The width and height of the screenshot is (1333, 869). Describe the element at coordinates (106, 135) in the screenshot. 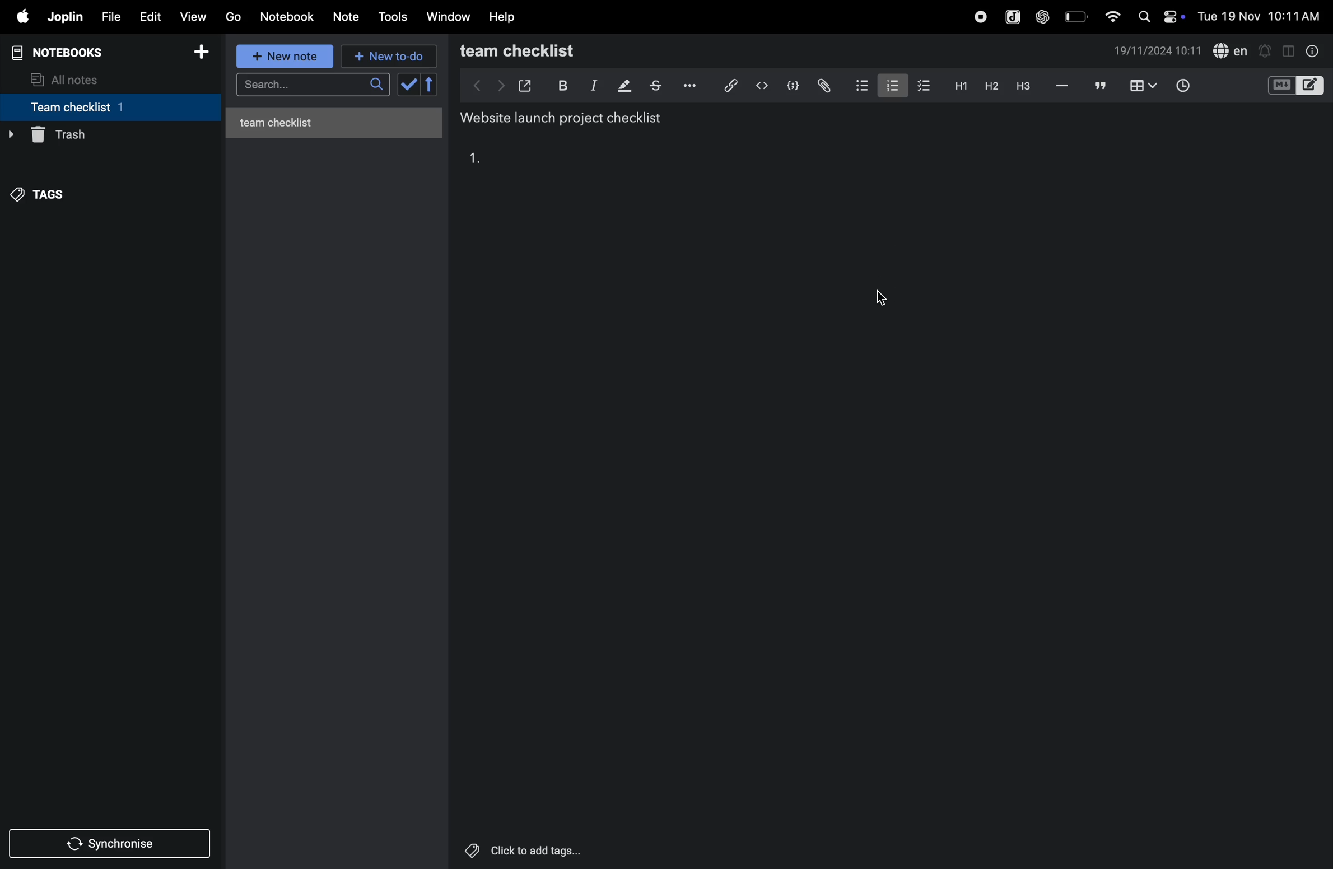

I see `trash` at that location.